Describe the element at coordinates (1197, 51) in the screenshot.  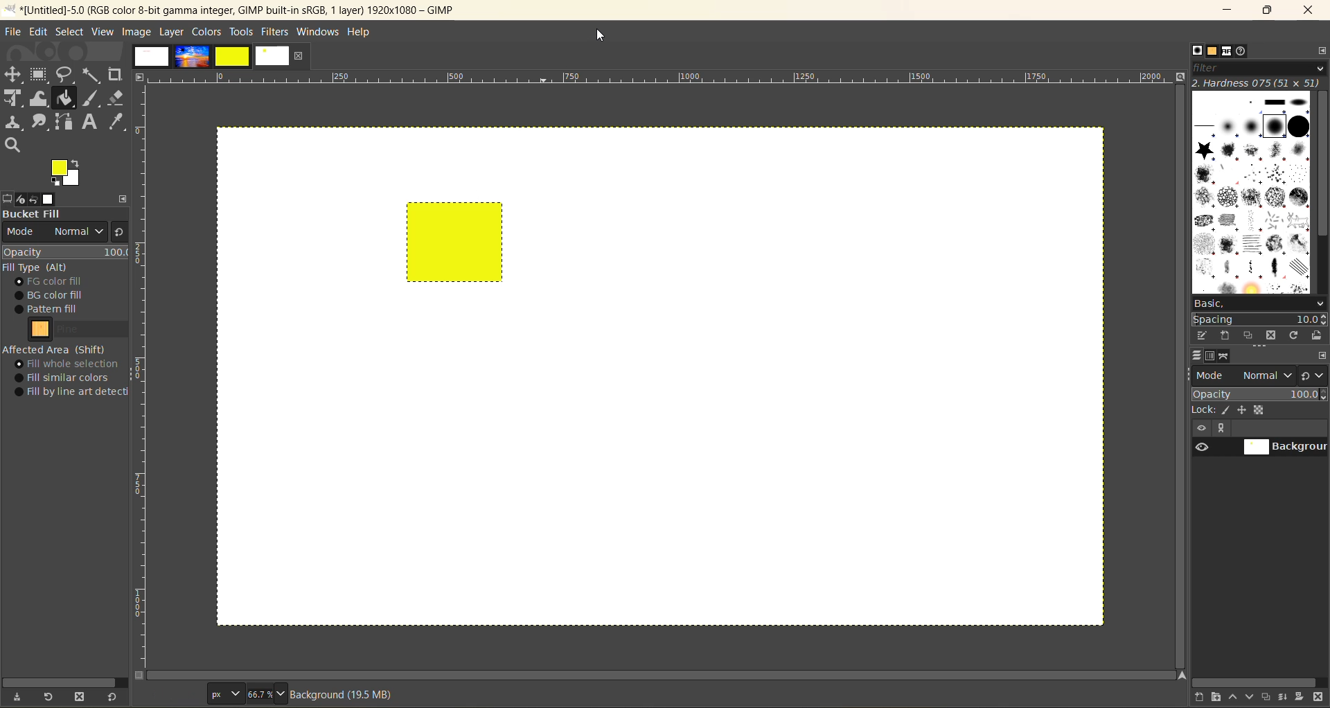
I see `brushes` at that location.